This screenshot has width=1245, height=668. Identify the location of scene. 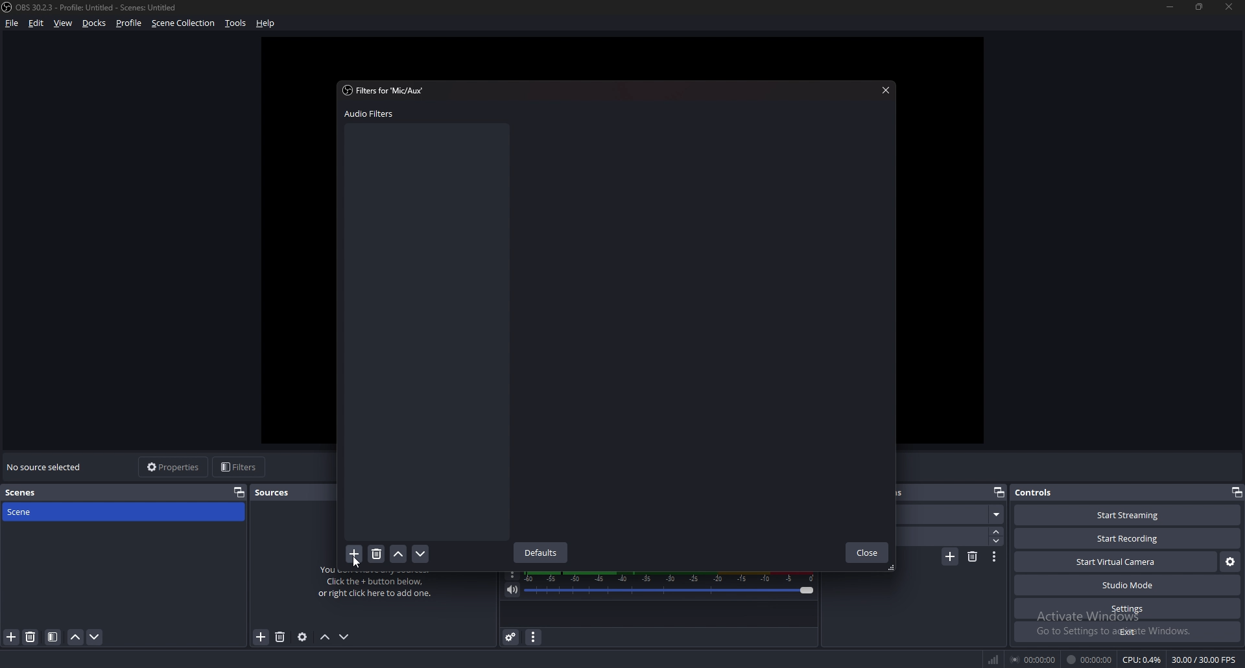
(38, 512).